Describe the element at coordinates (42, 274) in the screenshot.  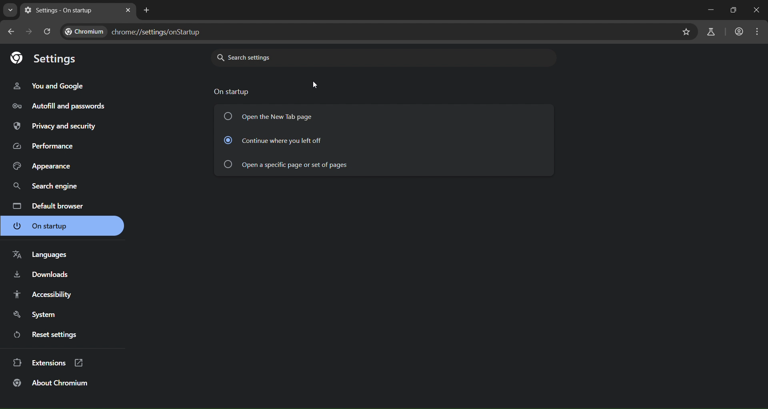
I see `downloads` at that location.